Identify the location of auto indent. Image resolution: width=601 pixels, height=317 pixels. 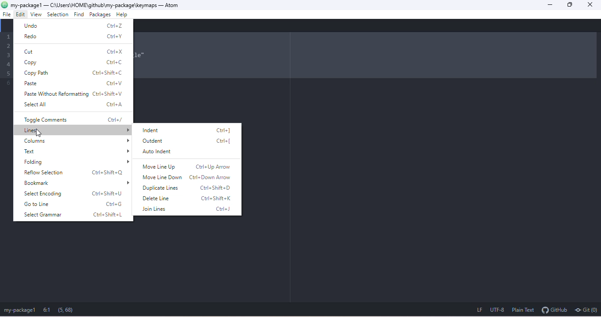
(187, 151).